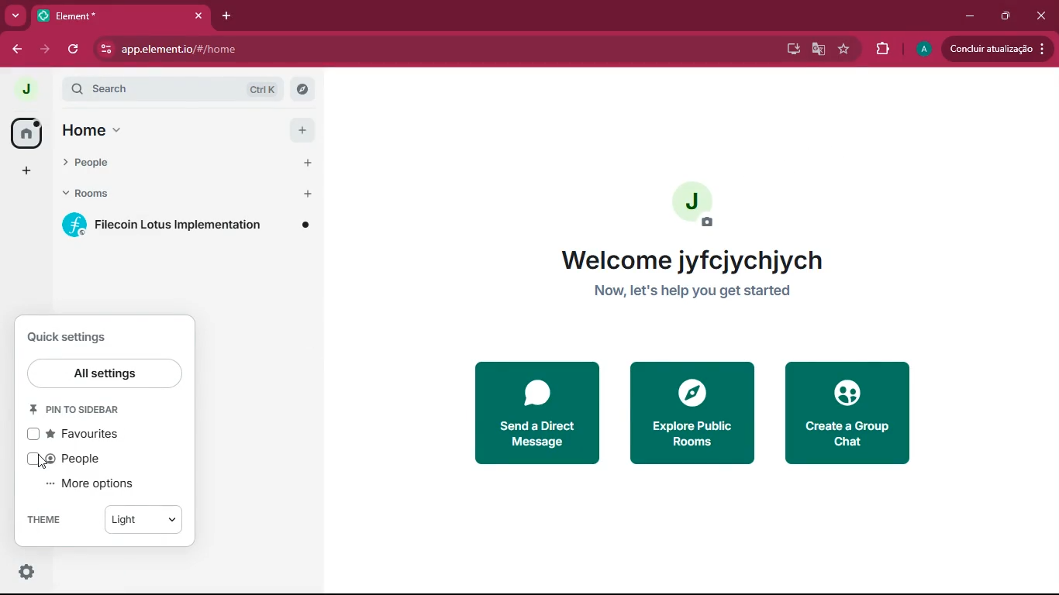 The width and height of the screenshot is (1059, 595). Describe the element at coordinates (84, 336) in the screenshot. I see `quick settings` at that location.